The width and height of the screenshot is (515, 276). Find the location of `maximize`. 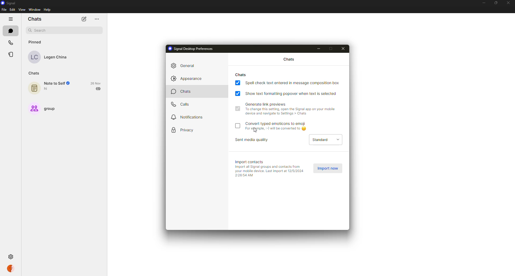

maximize is located at coordinates (495, 3).